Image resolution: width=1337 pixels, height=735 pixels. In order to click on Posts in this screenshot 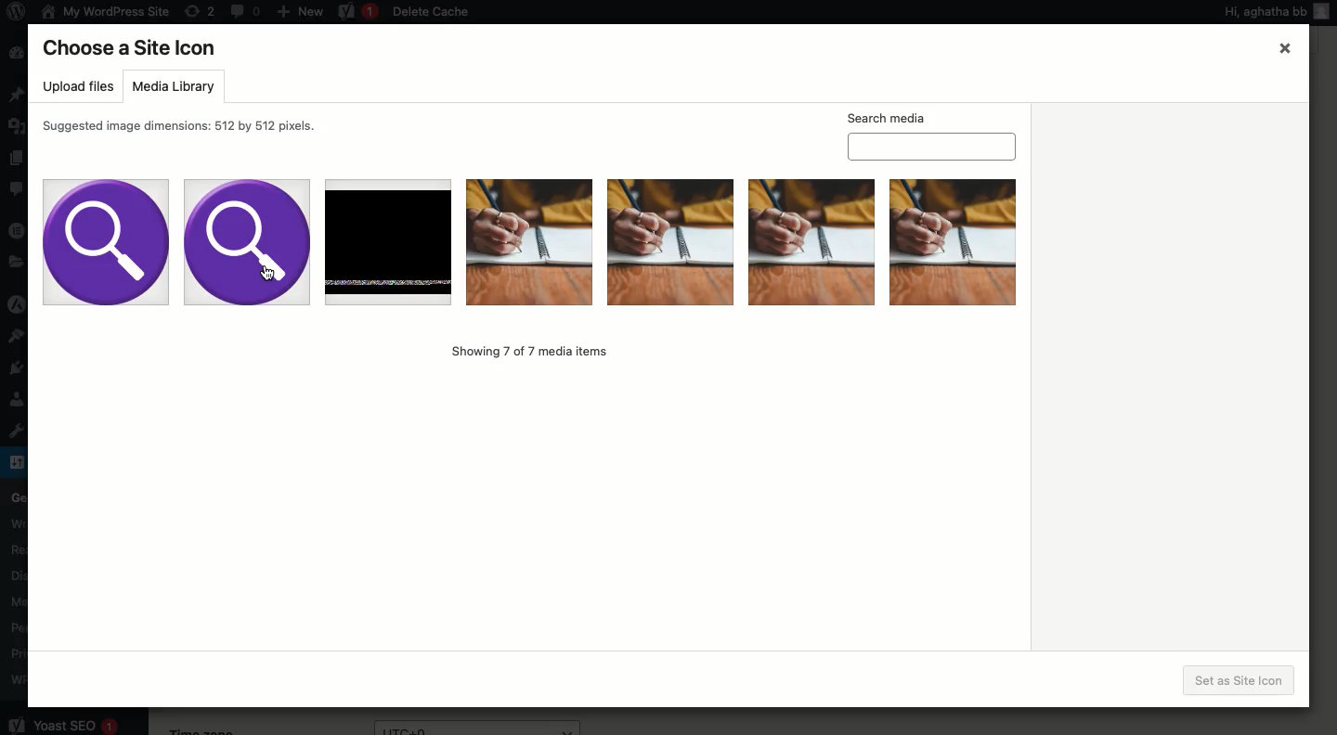, I will do `click(18, 96)`.